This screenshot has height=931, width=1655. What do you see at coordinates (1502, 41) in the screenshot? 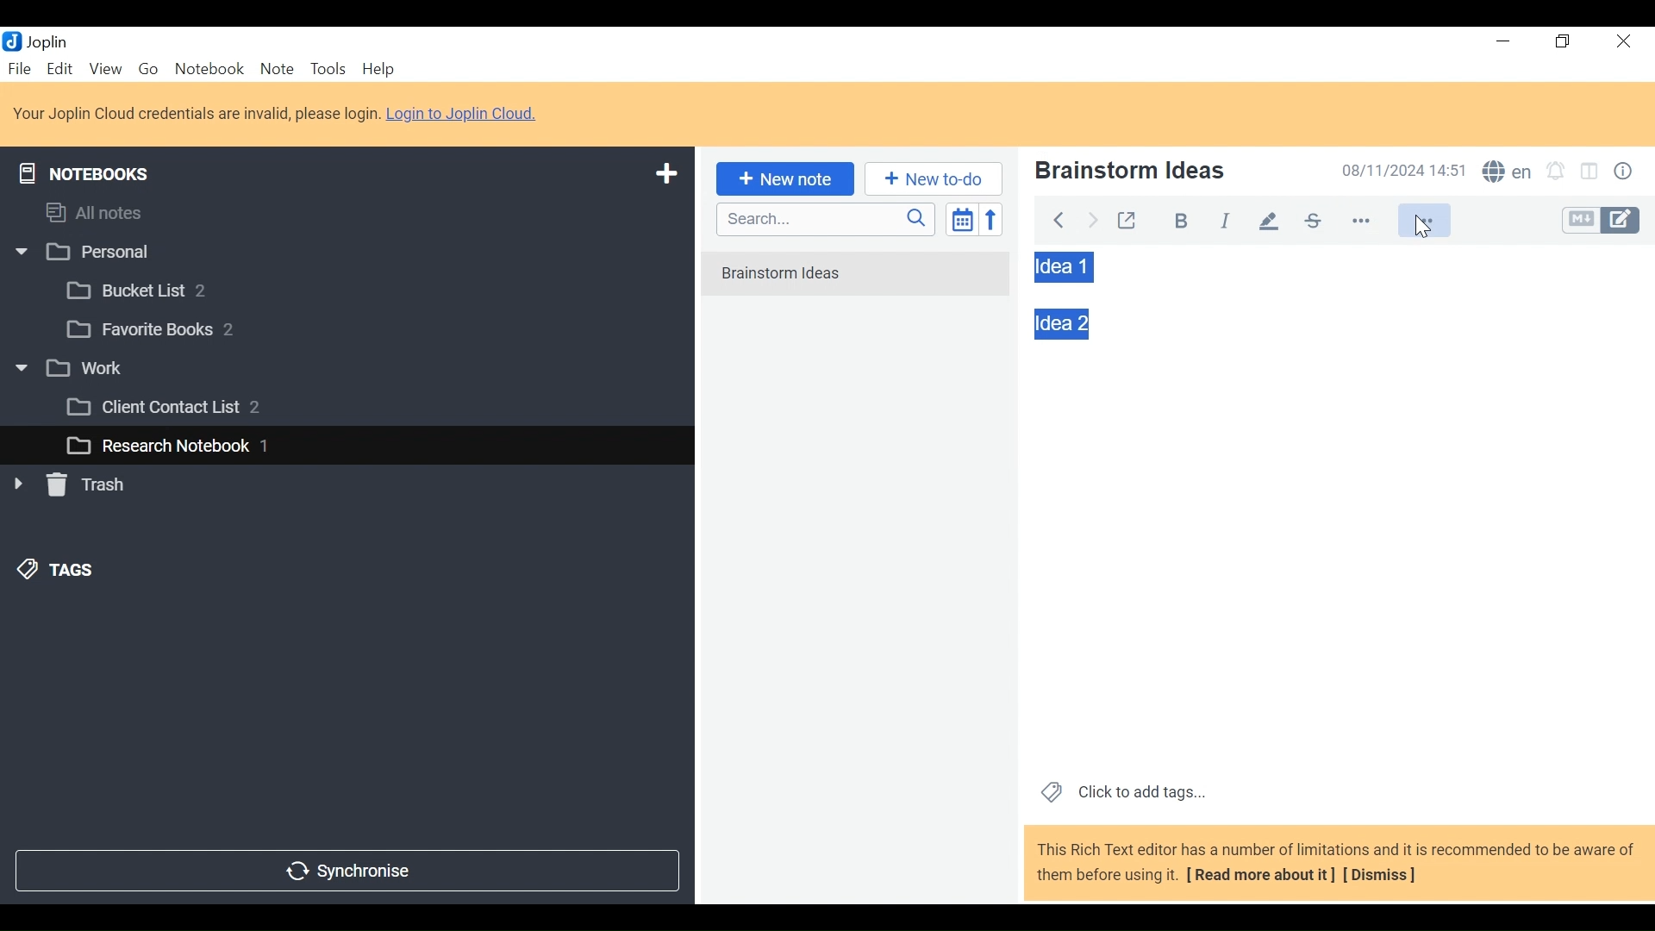
I see `Minimize` at bounding box center [1502, 41].